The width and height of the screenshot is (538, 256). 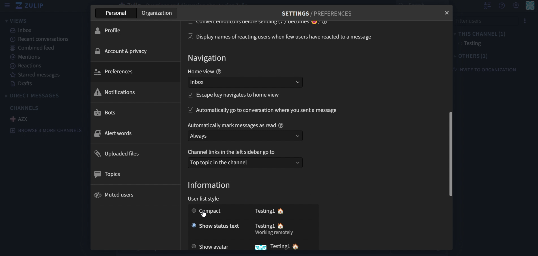 I want to click on close, so click(x=448, y=12).